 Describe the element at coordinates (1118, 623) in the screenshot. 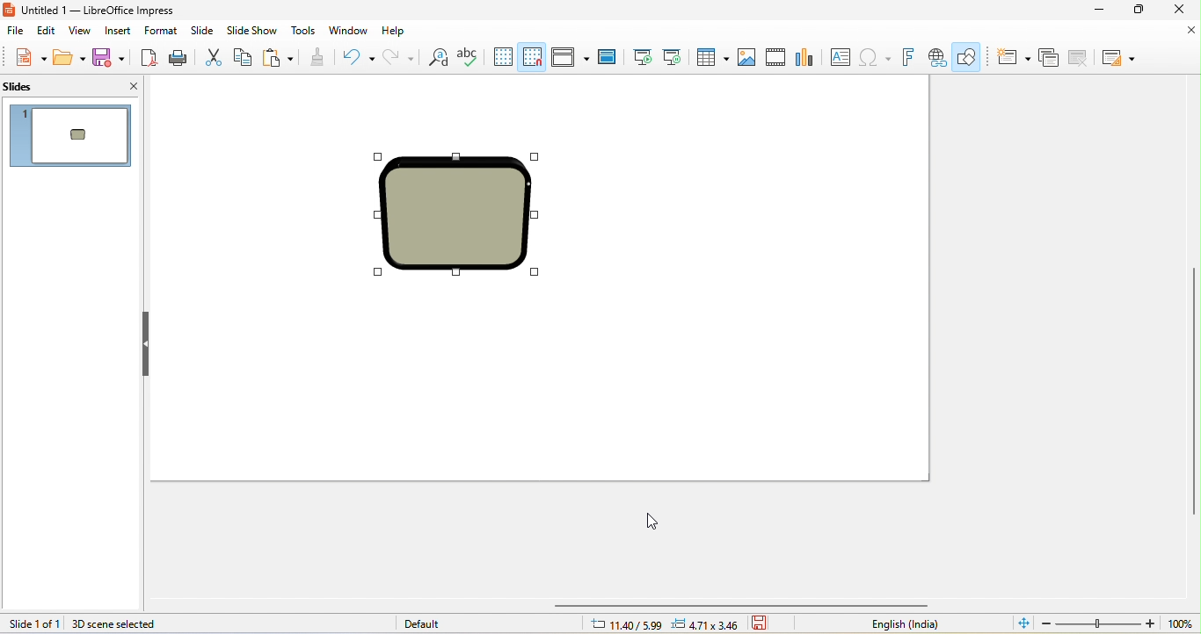

I see `zoom` at that location.